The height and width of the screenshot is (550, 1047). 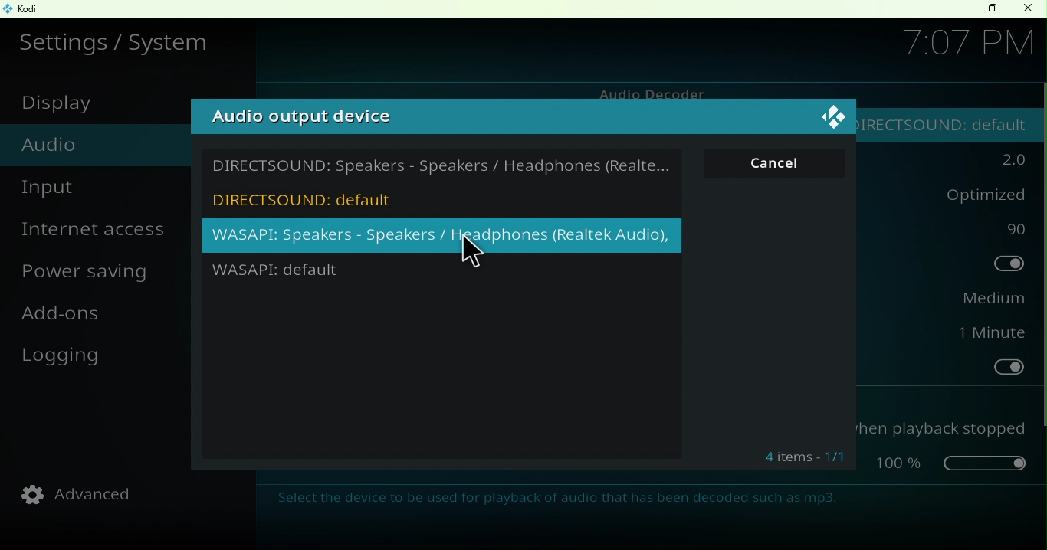 I want to click on WASAPI: default, so click(x=277, y=276).